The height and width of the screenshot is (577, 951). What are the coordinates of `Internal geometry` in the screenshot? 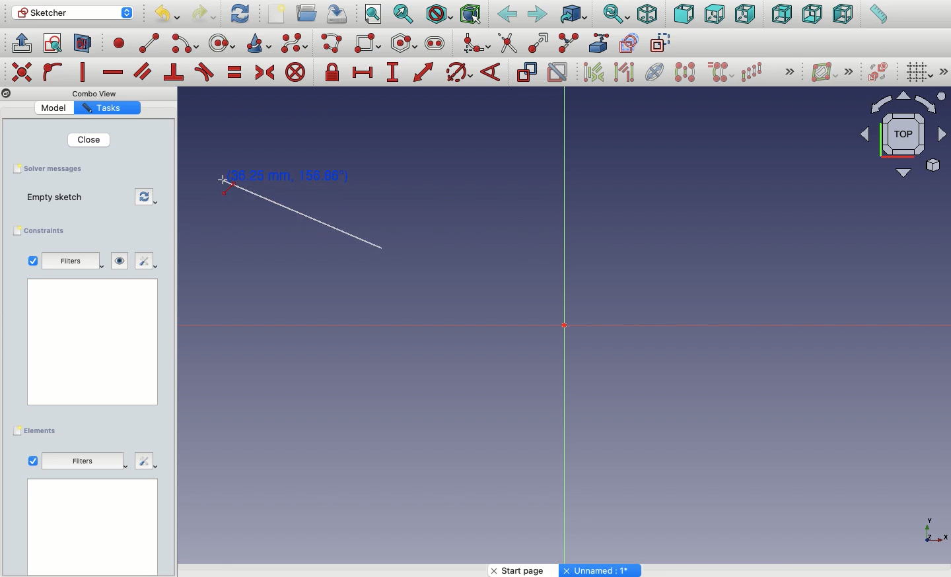 It's located at (656, 71).